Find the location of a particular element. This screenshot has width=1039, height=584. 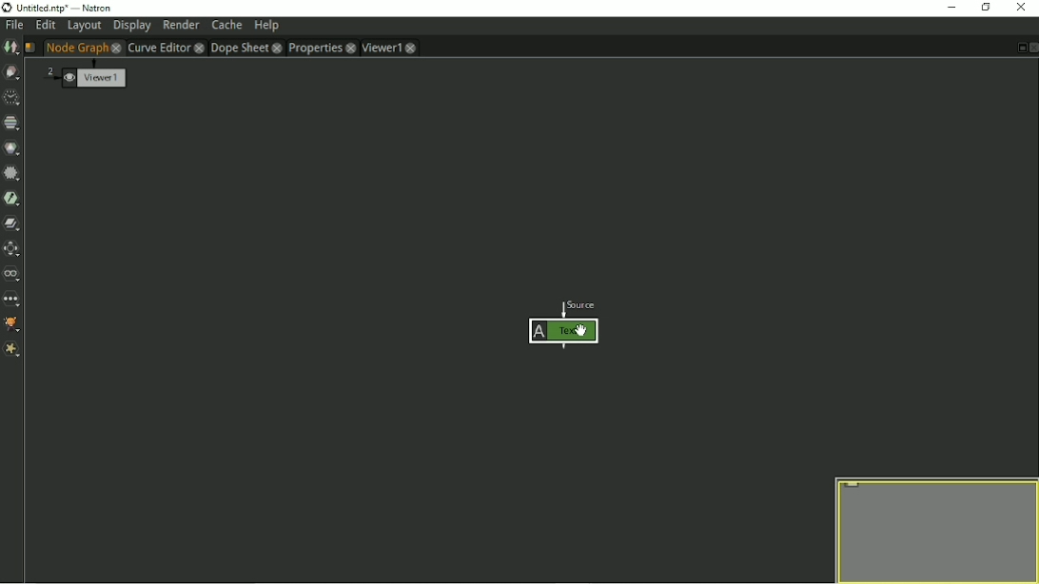

Dope Sheet is located at coordinates (238, 48).